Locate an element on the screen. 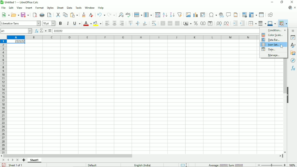 This screenshot has width=297, height=167. Clear direct formatting is located at coordinates (91, 15).